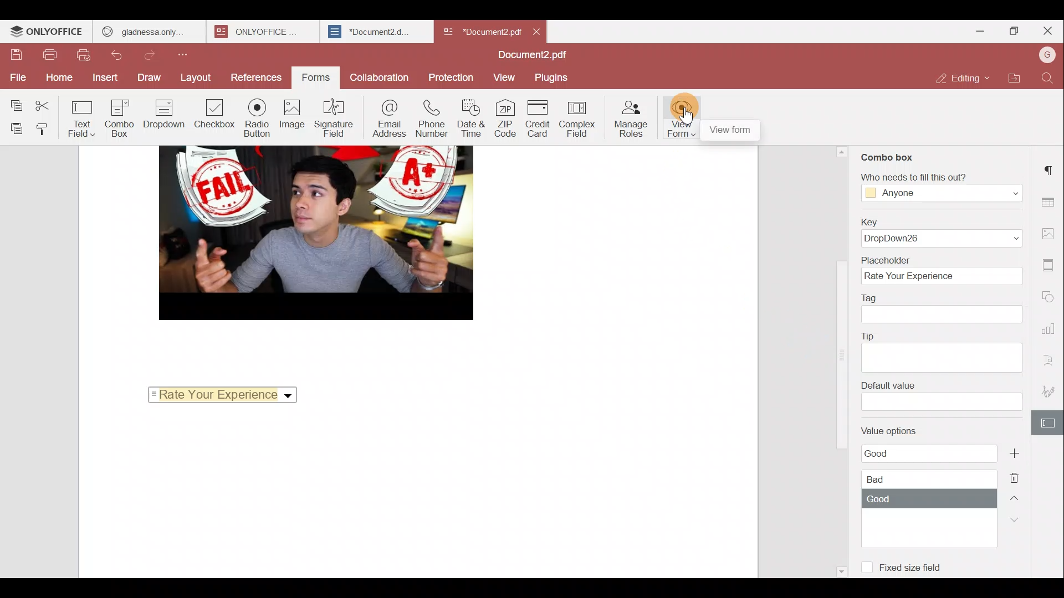 The image size is (1064, 598). I want to click on Undo, so click(120, 55).